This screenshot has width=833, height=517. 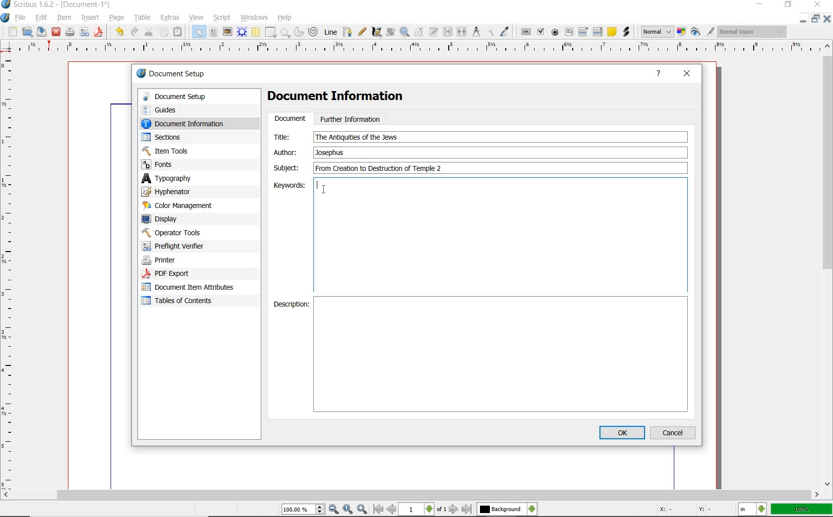 I want to click on author:, so click(x=287, y=152).